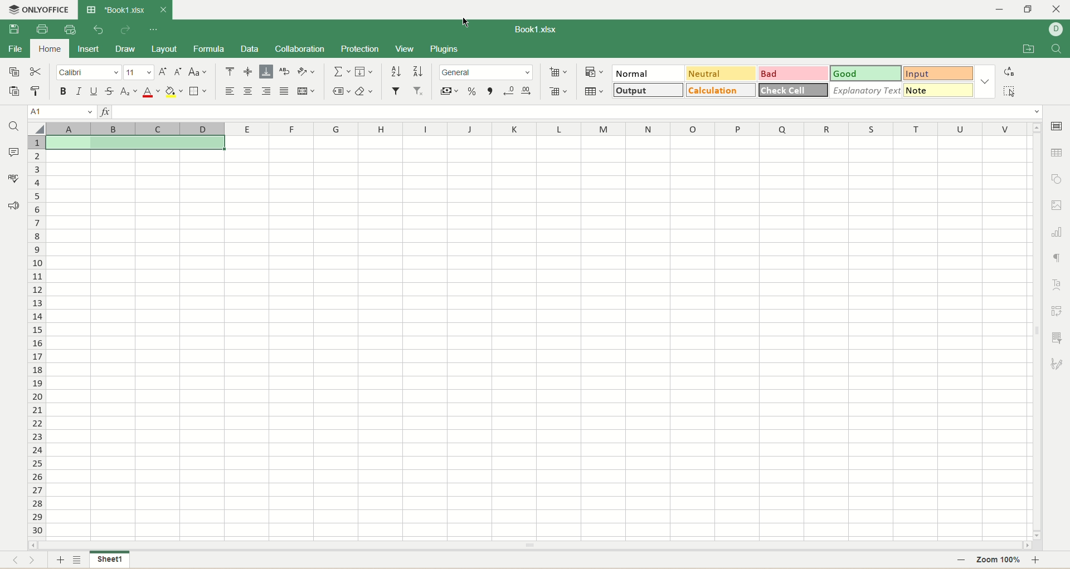 The height and width of the screenshot is (569, 1070). Describe the element at coordinates (396, 90) in the screenshot. I see `filter` at that location.